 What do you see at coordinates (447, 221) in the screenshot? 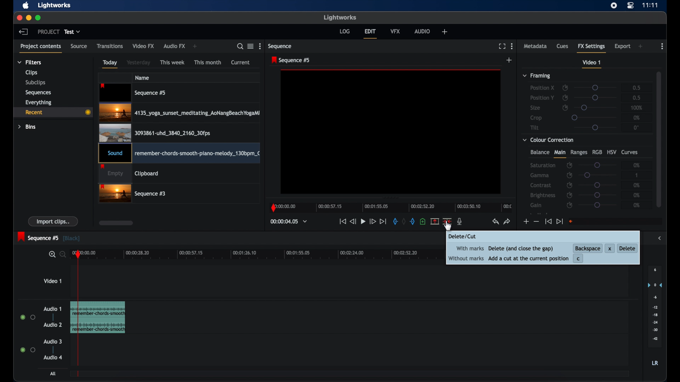
I see `split` at bounding box center [447, 221].